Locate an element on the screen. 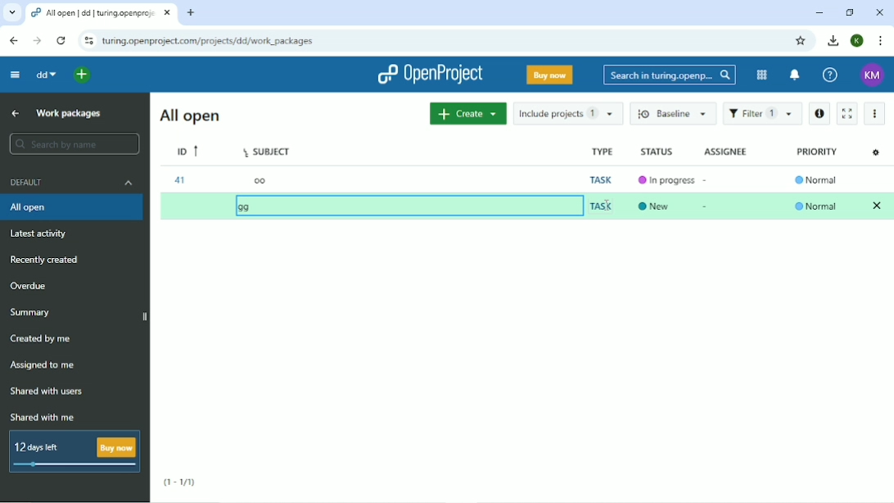 The image size is (894, 503). Default is located at coordinates (72, 184).